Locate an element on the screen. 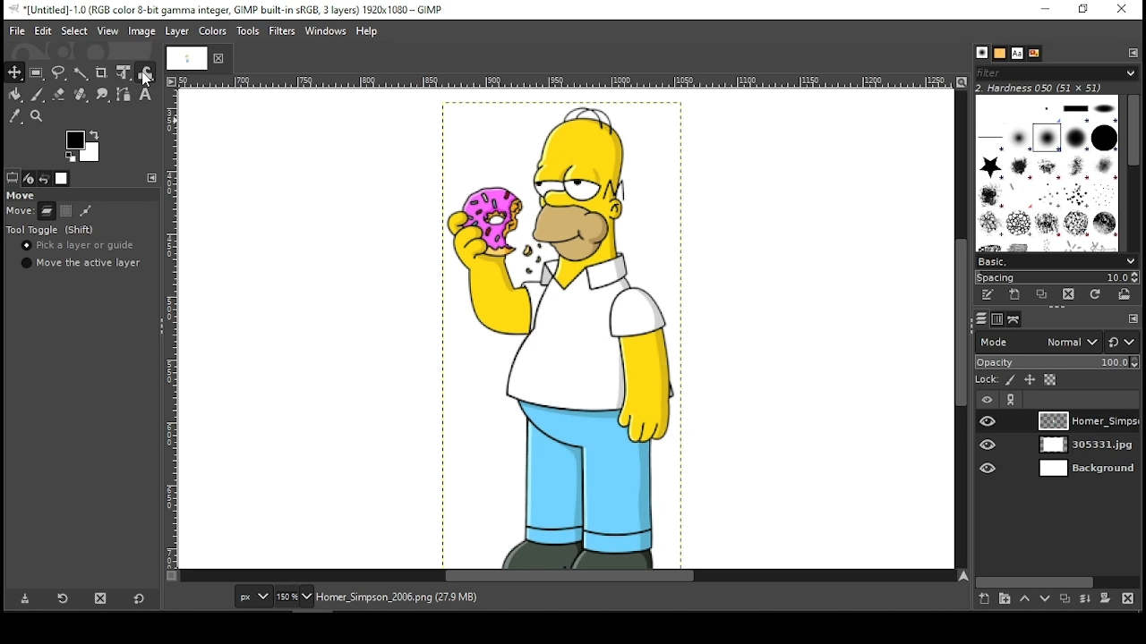 The image size is (1146, 644). homer_simpson_2006.png (27.9 mb) is located at coordinates (409, 598).